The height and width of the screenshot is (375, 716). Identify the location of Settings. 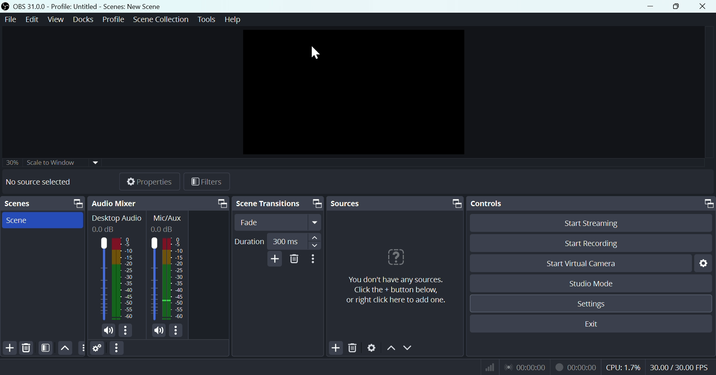
(703, 262).